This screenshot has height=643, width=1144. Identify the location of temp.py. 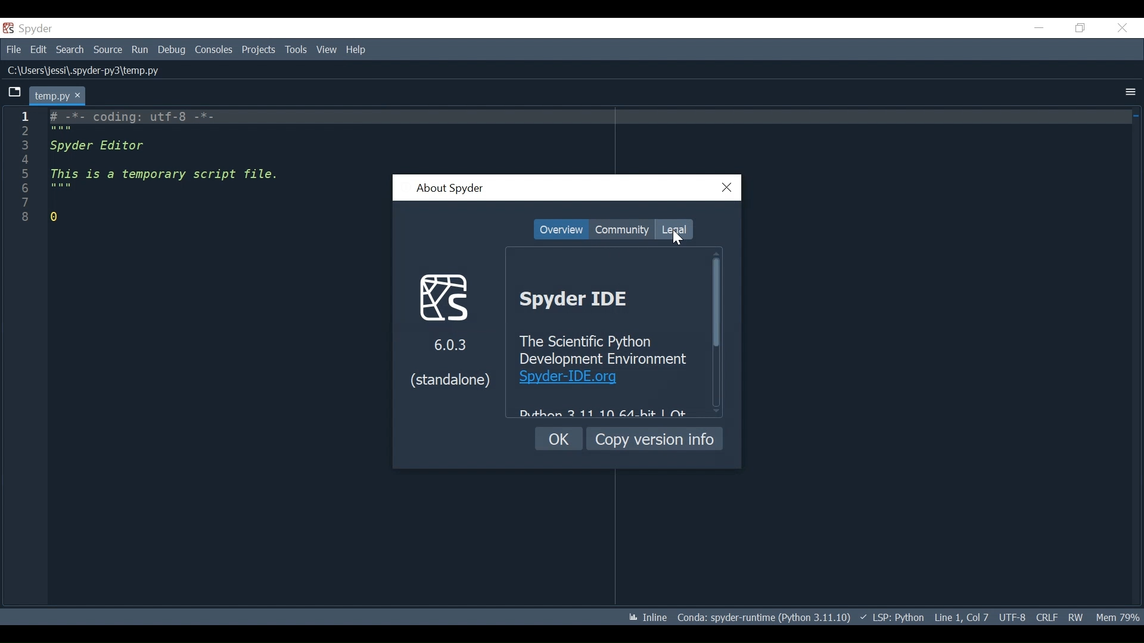
(58, 95).